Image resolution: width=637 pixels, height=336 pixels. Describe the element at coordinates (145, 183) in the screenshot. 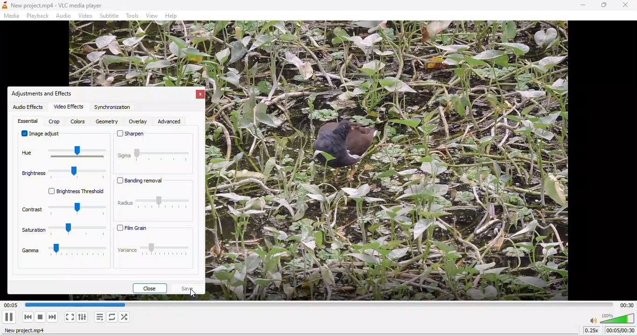

I see `banding removal` at that location.